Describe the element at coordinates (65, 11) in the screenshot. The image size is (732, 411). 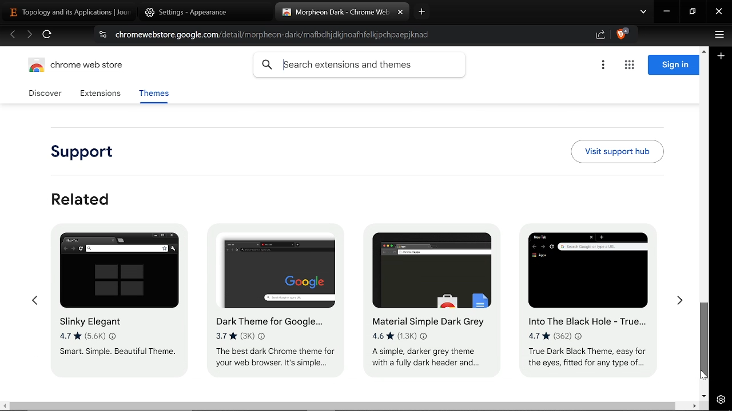
I see `Current tab` at that location.